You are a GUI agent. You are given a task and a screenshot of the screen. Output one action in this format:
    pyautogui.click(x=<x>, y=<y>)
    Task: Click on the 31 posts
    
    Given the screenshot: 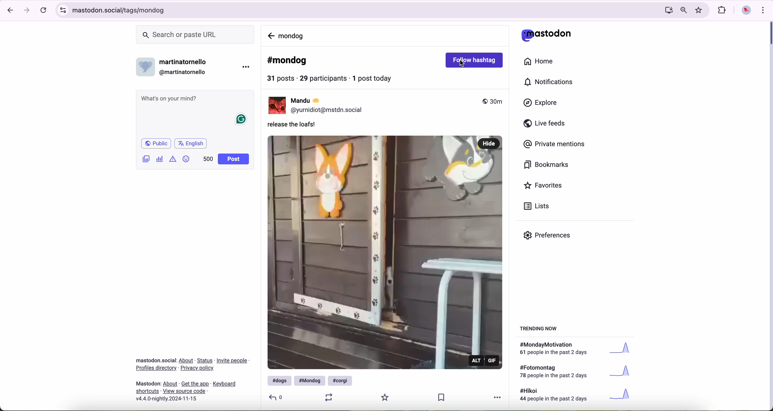 What is the action you would take?
    pyautogui.click(x=281, y=79)
    